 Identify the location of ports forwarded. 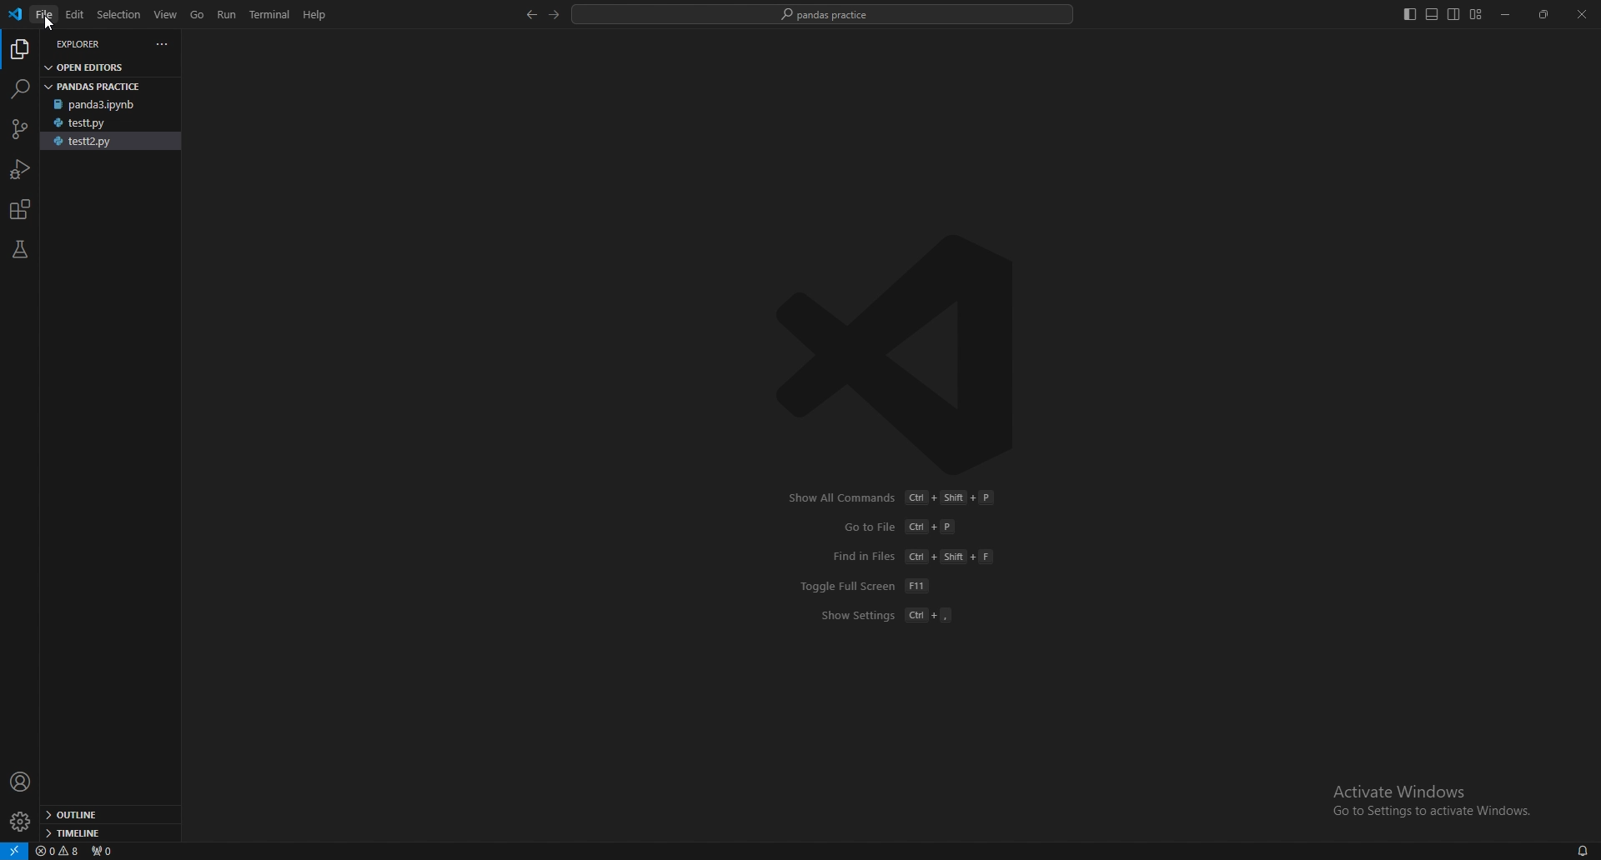
(102, 850).